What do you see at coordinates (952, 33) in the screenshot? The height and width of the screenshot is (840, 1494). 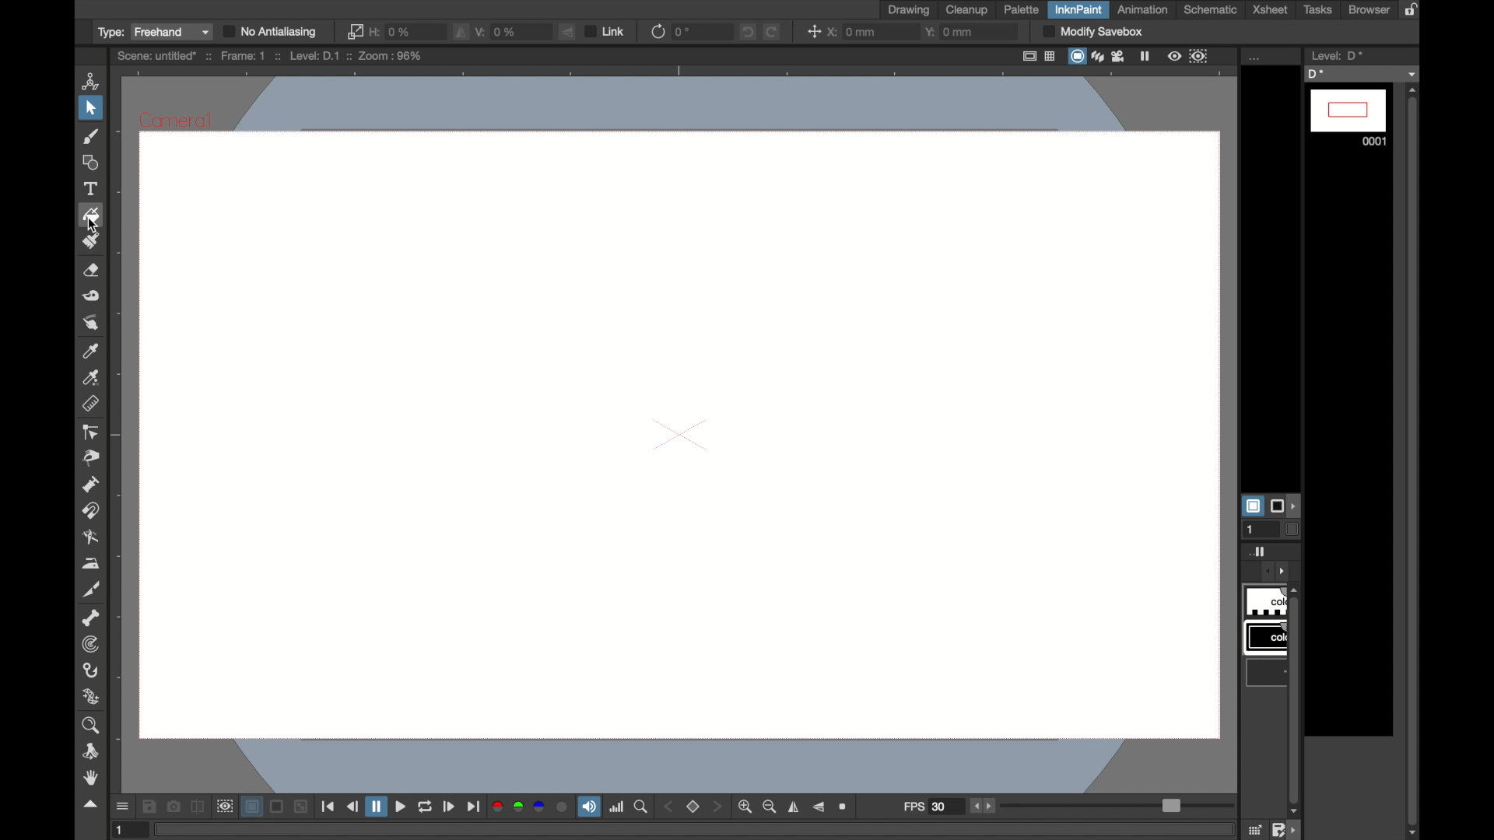 I see `y: 0mm` at bounding box center [952, 33].